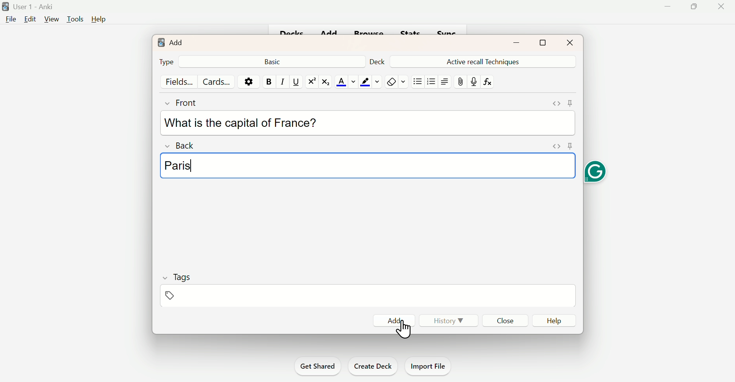 The image size is (735, 382). What do you see at coordinates (474, 81) in the screenshot?
I see `Mic` at bounding box center [474, 81].